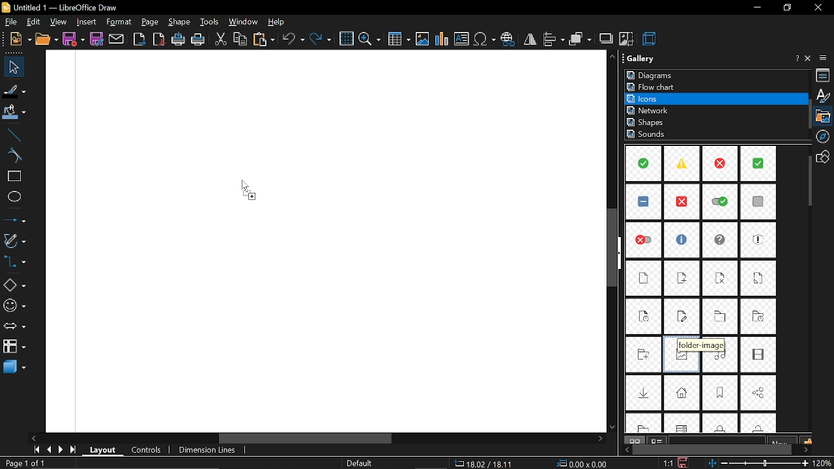 The width and height of the screenshot is (834, 469). Describe the element at coordinates (293, 40) in the screenshot. I see `undo` at that location.